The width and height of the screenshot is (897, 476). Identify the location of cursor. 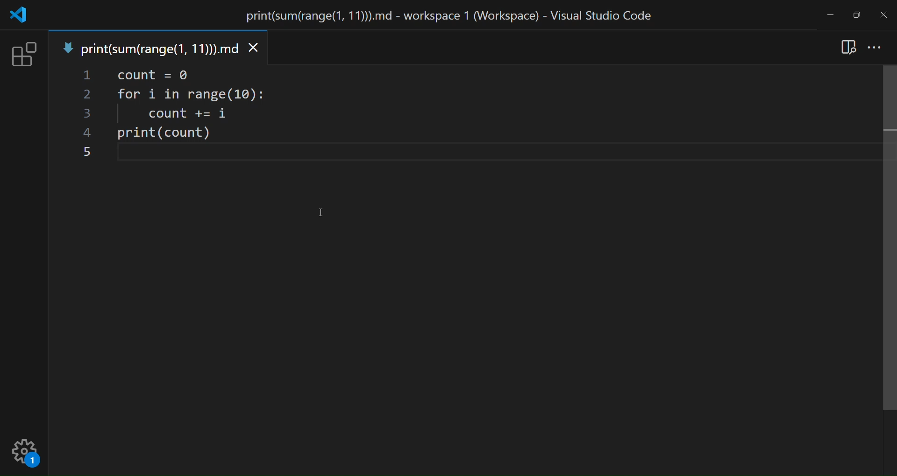
(320, 211).